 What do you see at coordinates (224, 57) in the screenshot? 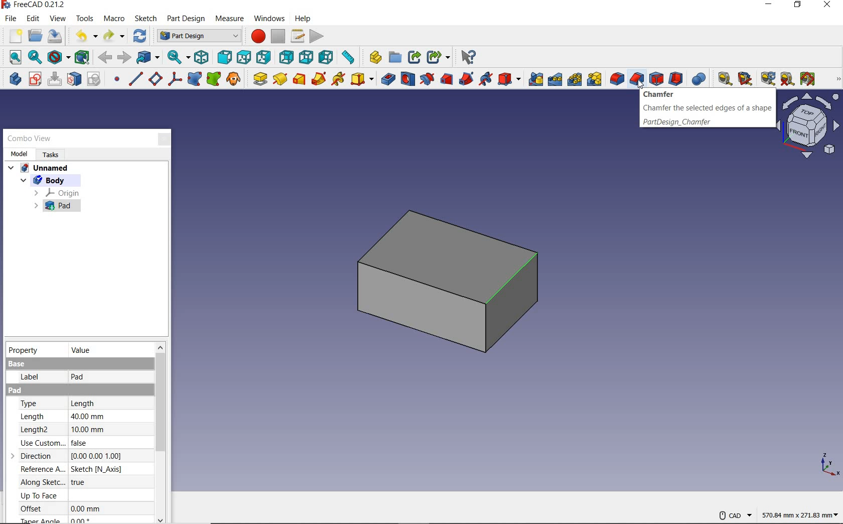
I see `front` at bounding box center [224, 57].